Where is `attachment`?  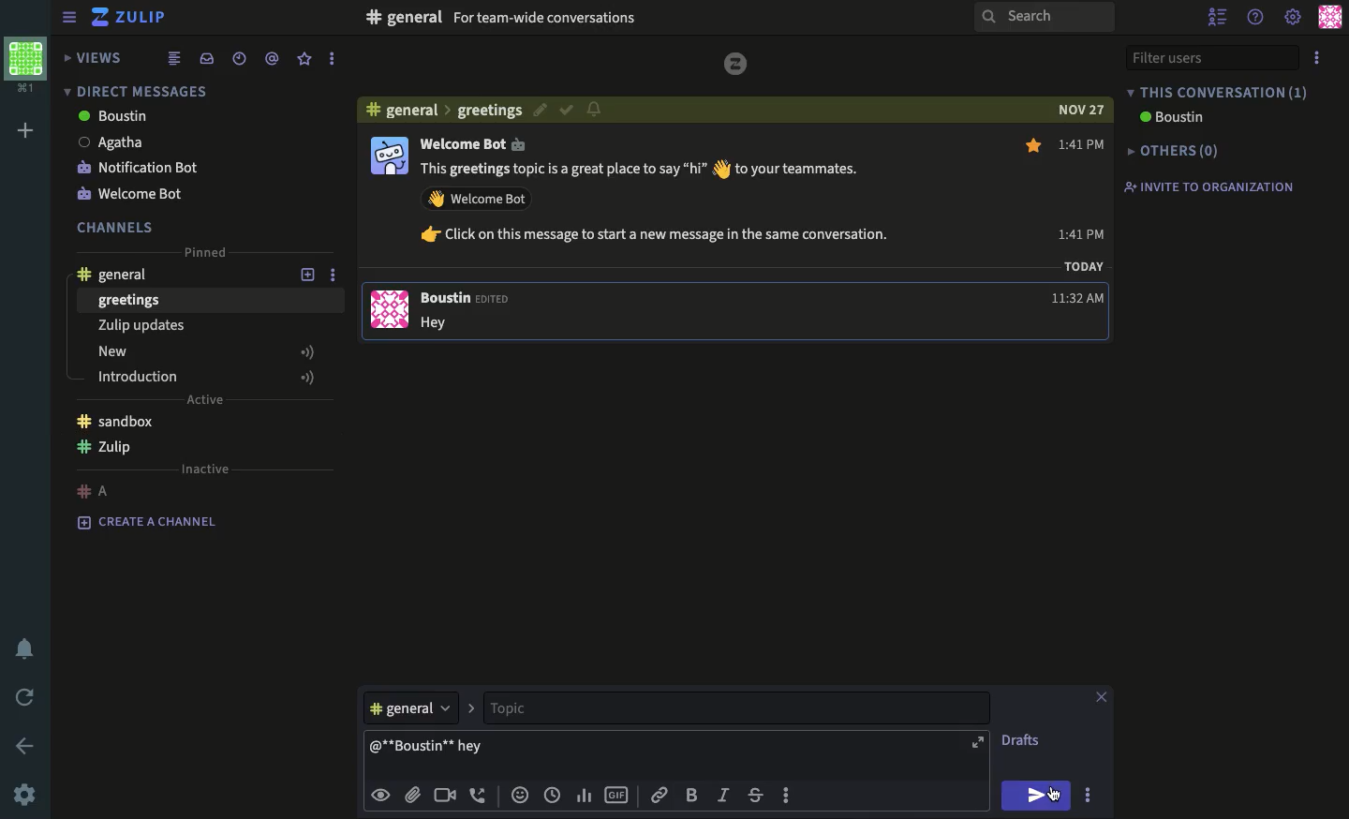
attachment is located at coordinates (413, 796).